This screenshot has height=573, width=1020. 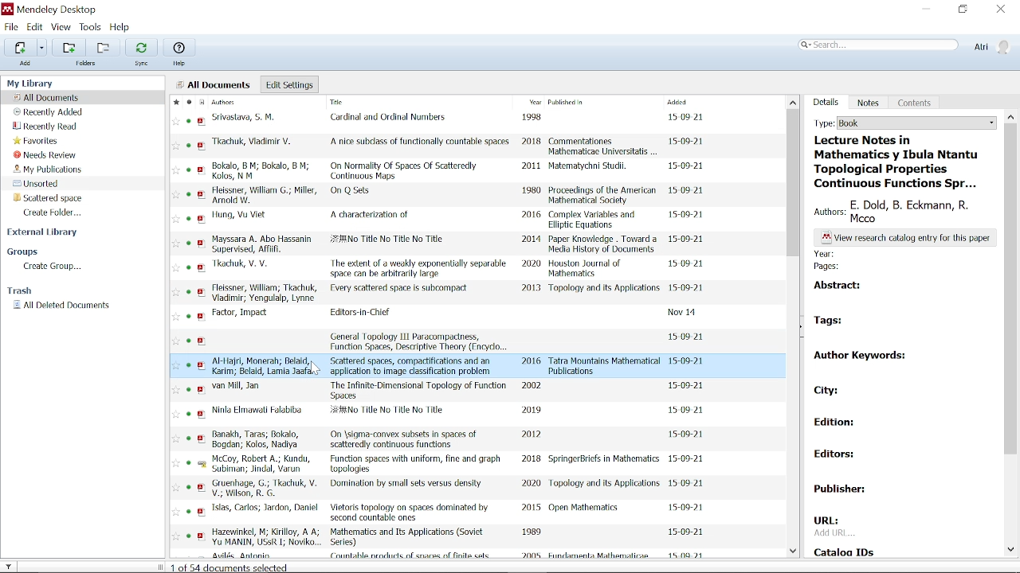 I want to click on Added , so click(x=691, y=102).